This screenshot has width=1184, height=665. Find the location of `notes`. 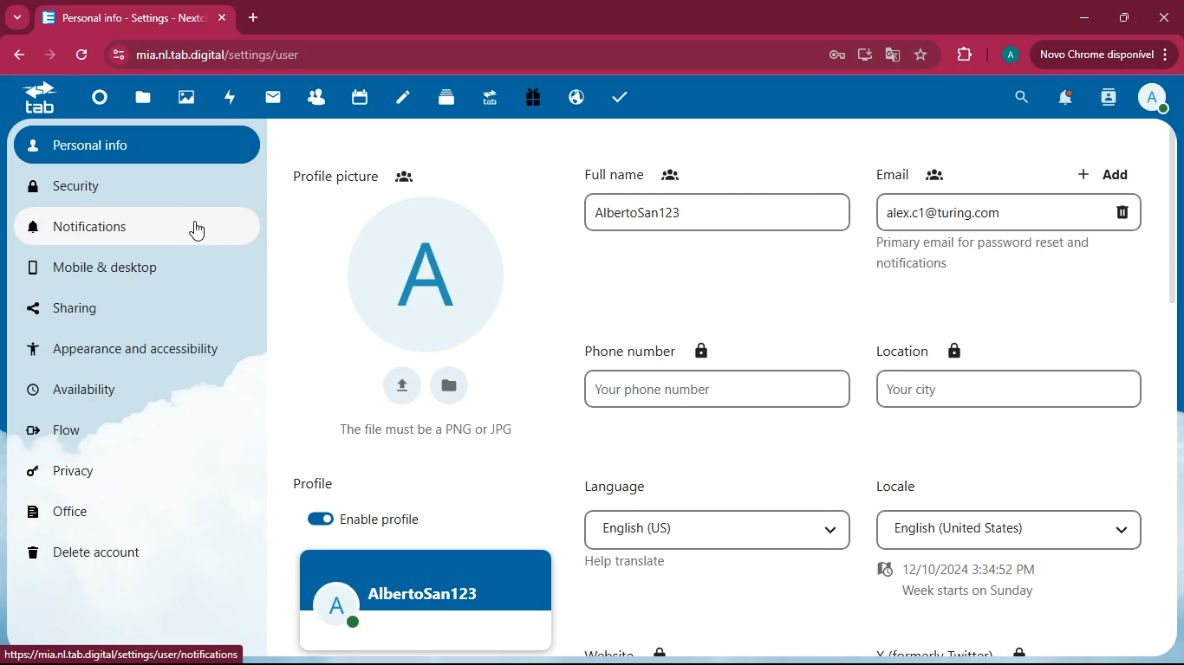

notes is located at coordinates (397, 100).